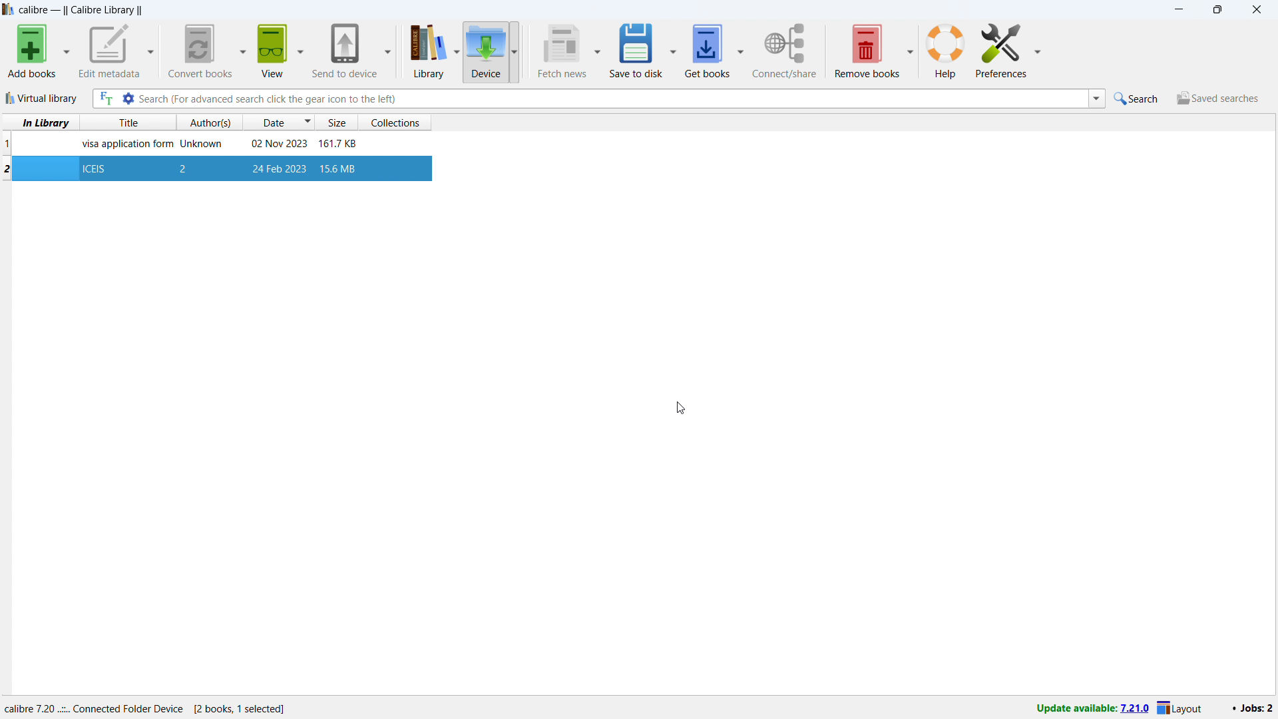  What do you see at coordinates (399, 121) in the screenshot?
I see `sort by collections` at bounding box center [399, 121].